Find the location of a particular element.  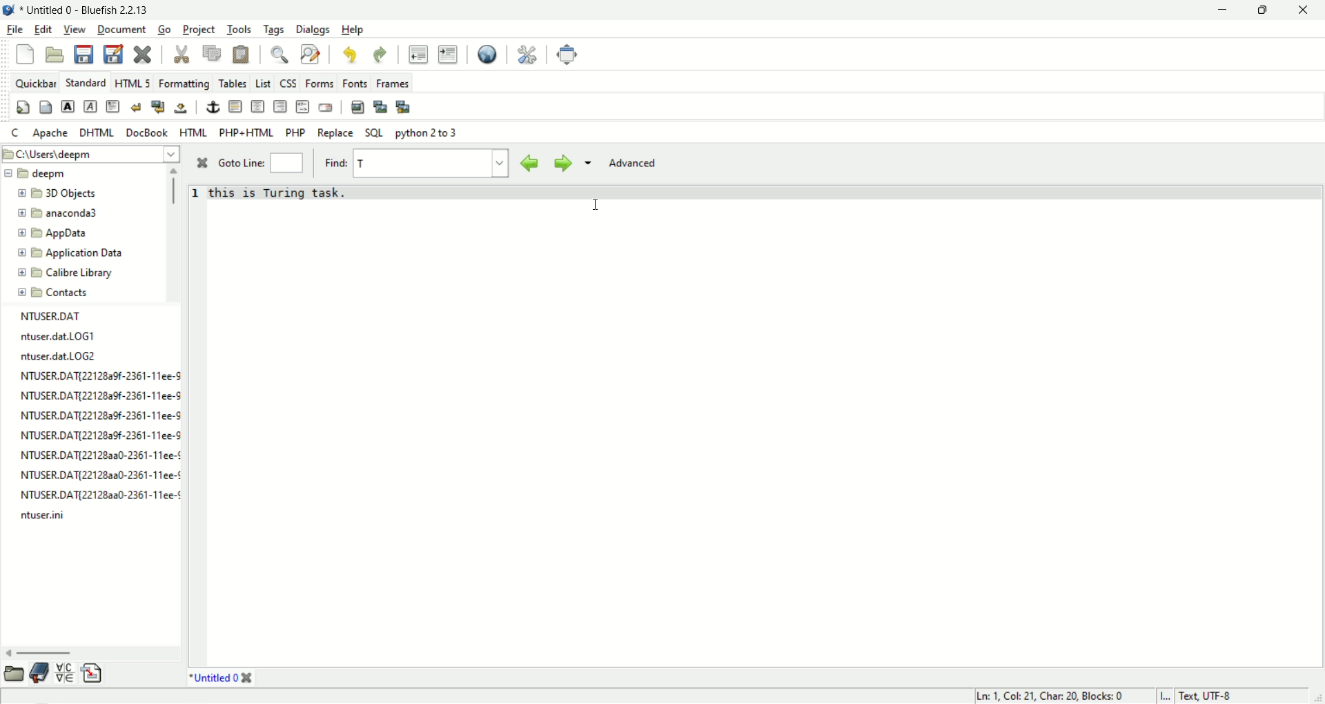

close is located at coordinates (247, 678).